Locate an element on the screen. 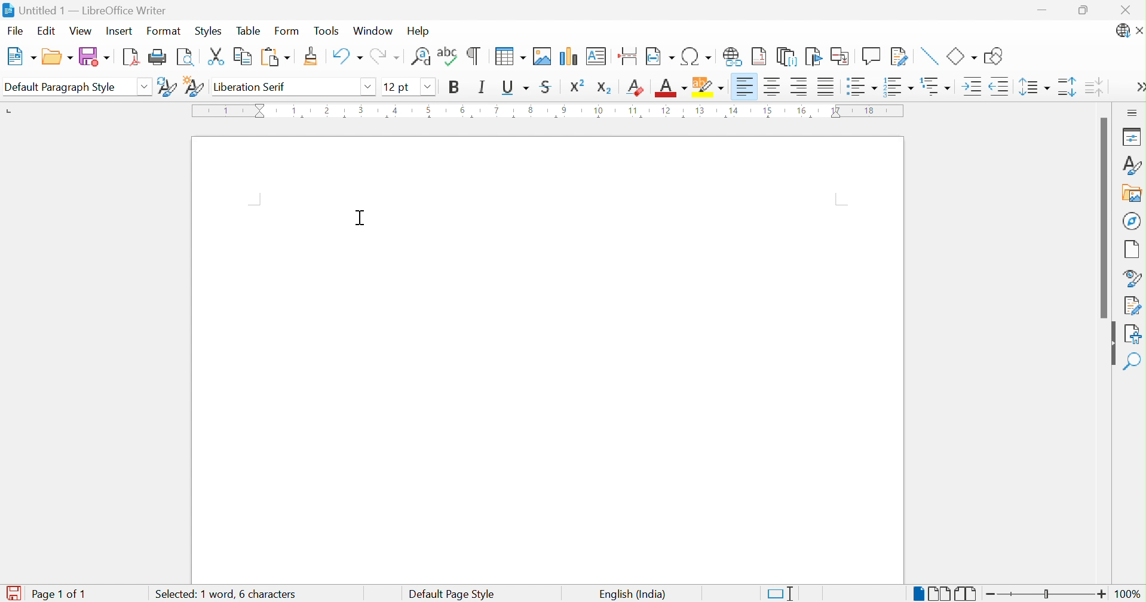  File is located at coordinates (16, 30).